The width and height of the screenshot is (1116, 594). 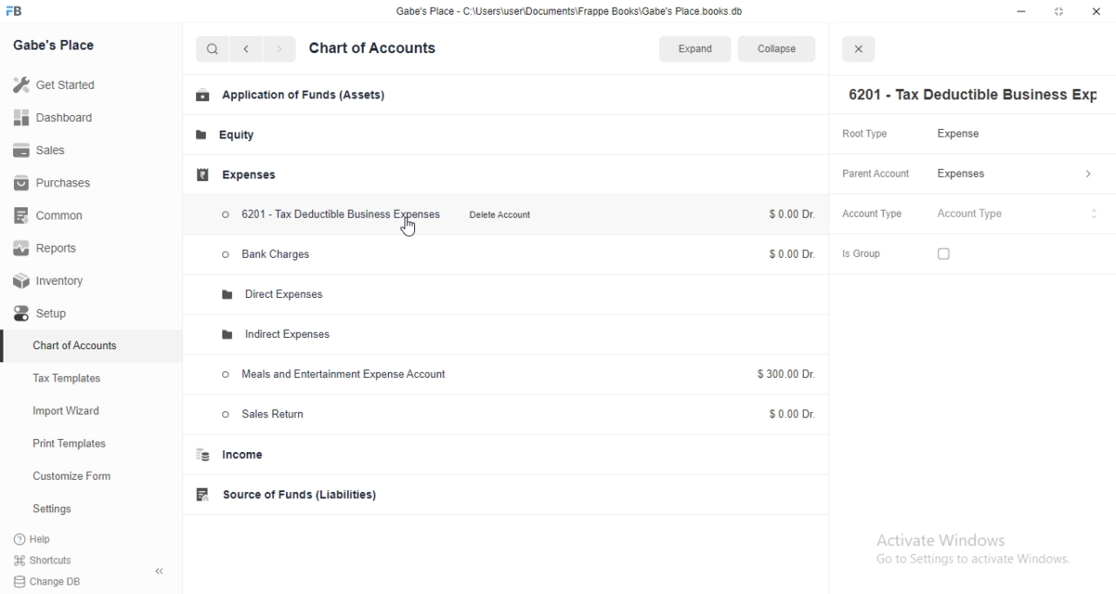 What do you see at coordinates (284, 333) in the screenshot?
I see `Indirect Expenses` at bounding box center [284, 333].